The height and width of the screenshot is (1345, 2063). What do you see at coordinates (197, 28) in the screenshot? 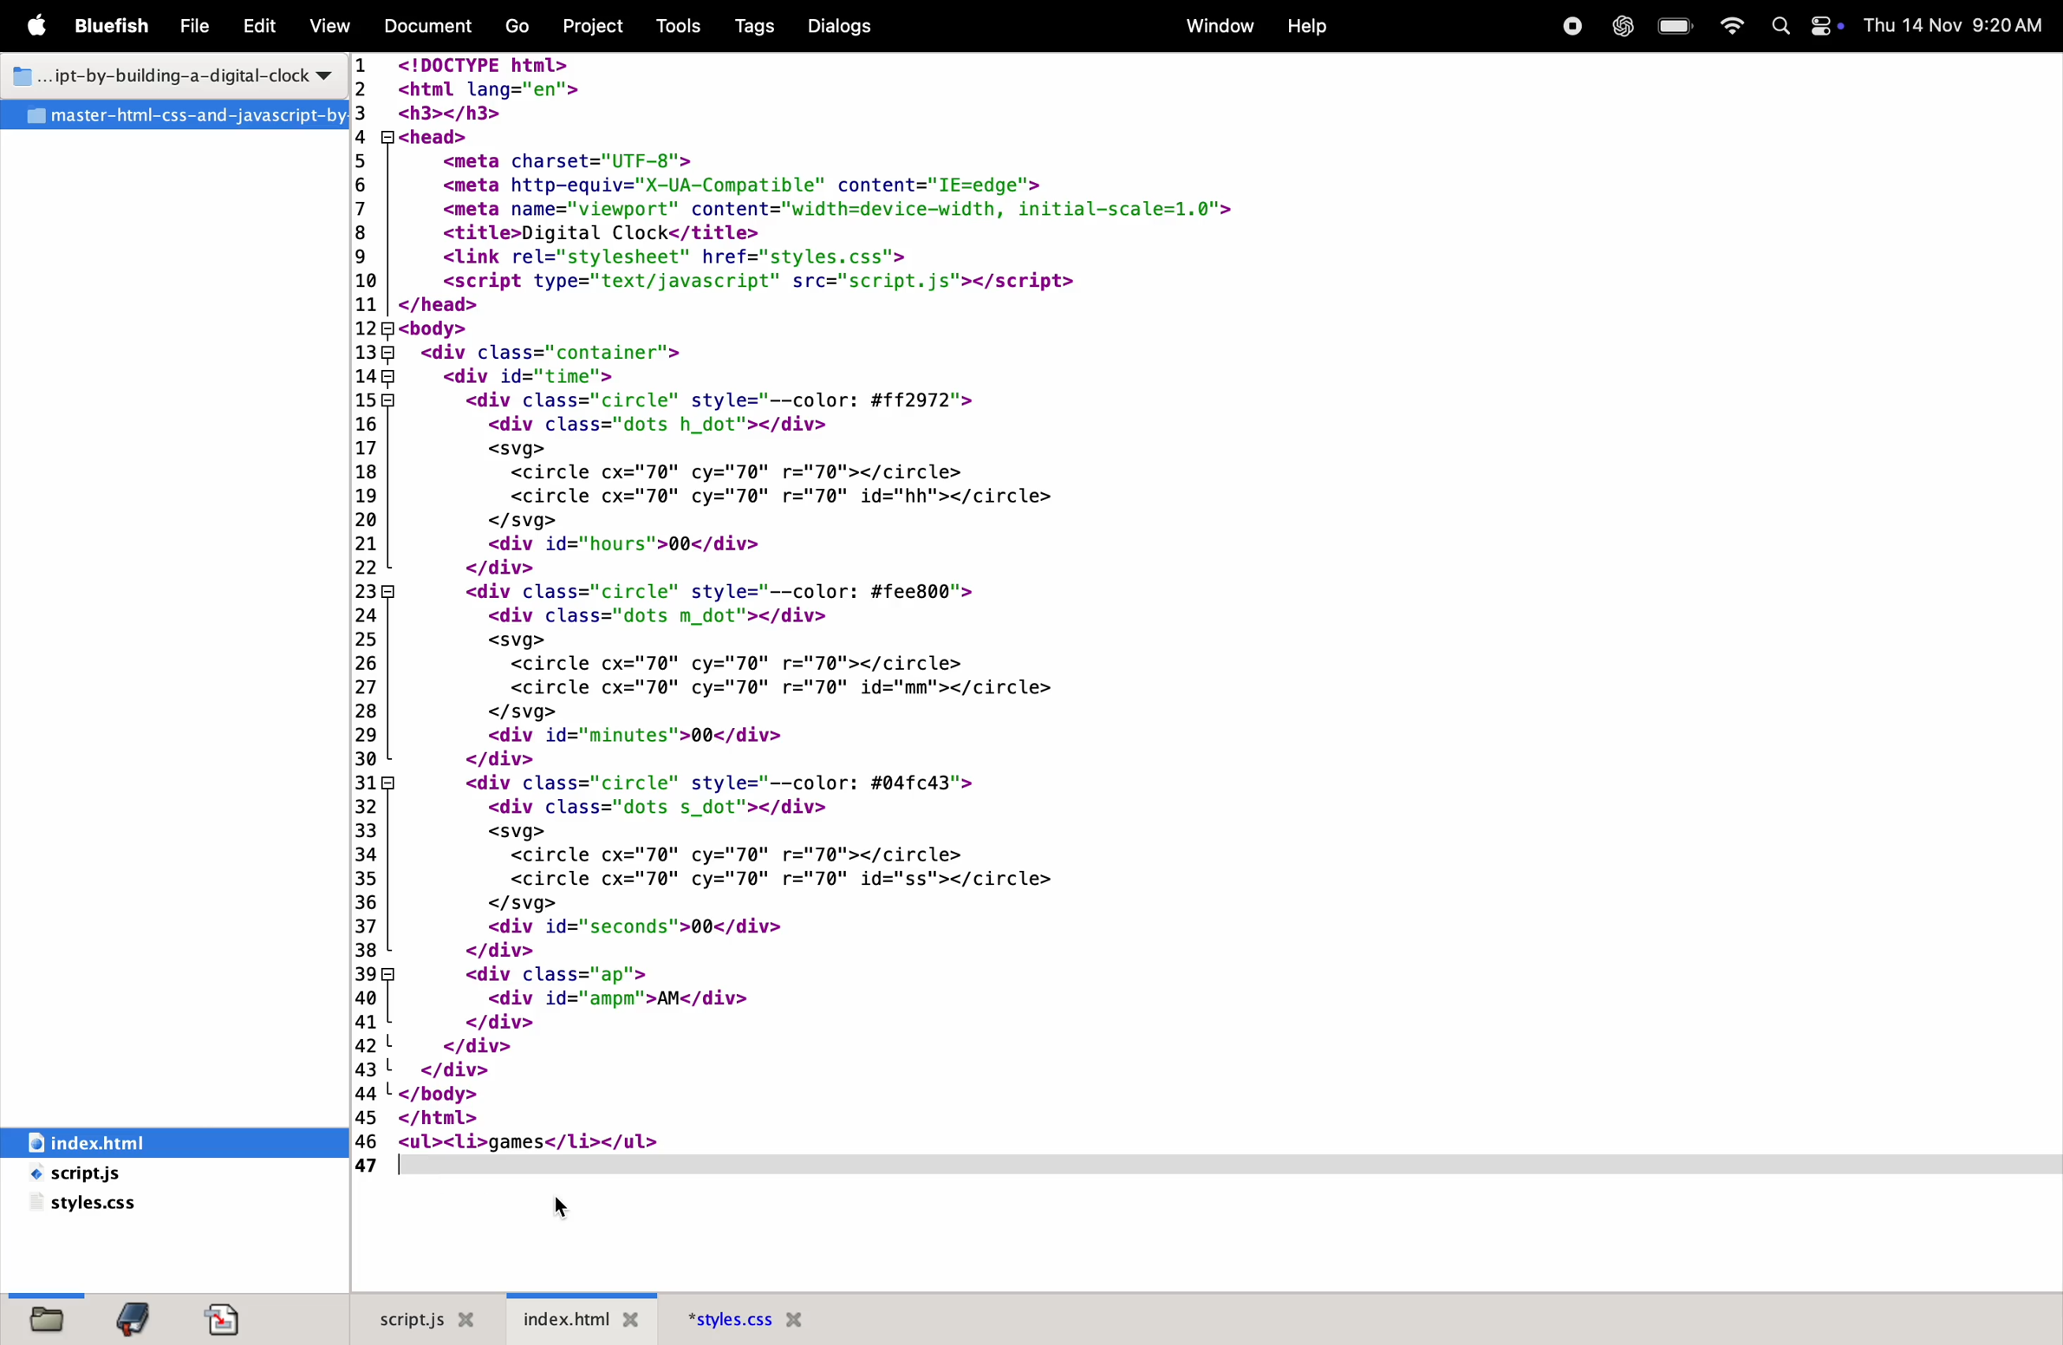
I see `File` at bounding box center [197, 28].